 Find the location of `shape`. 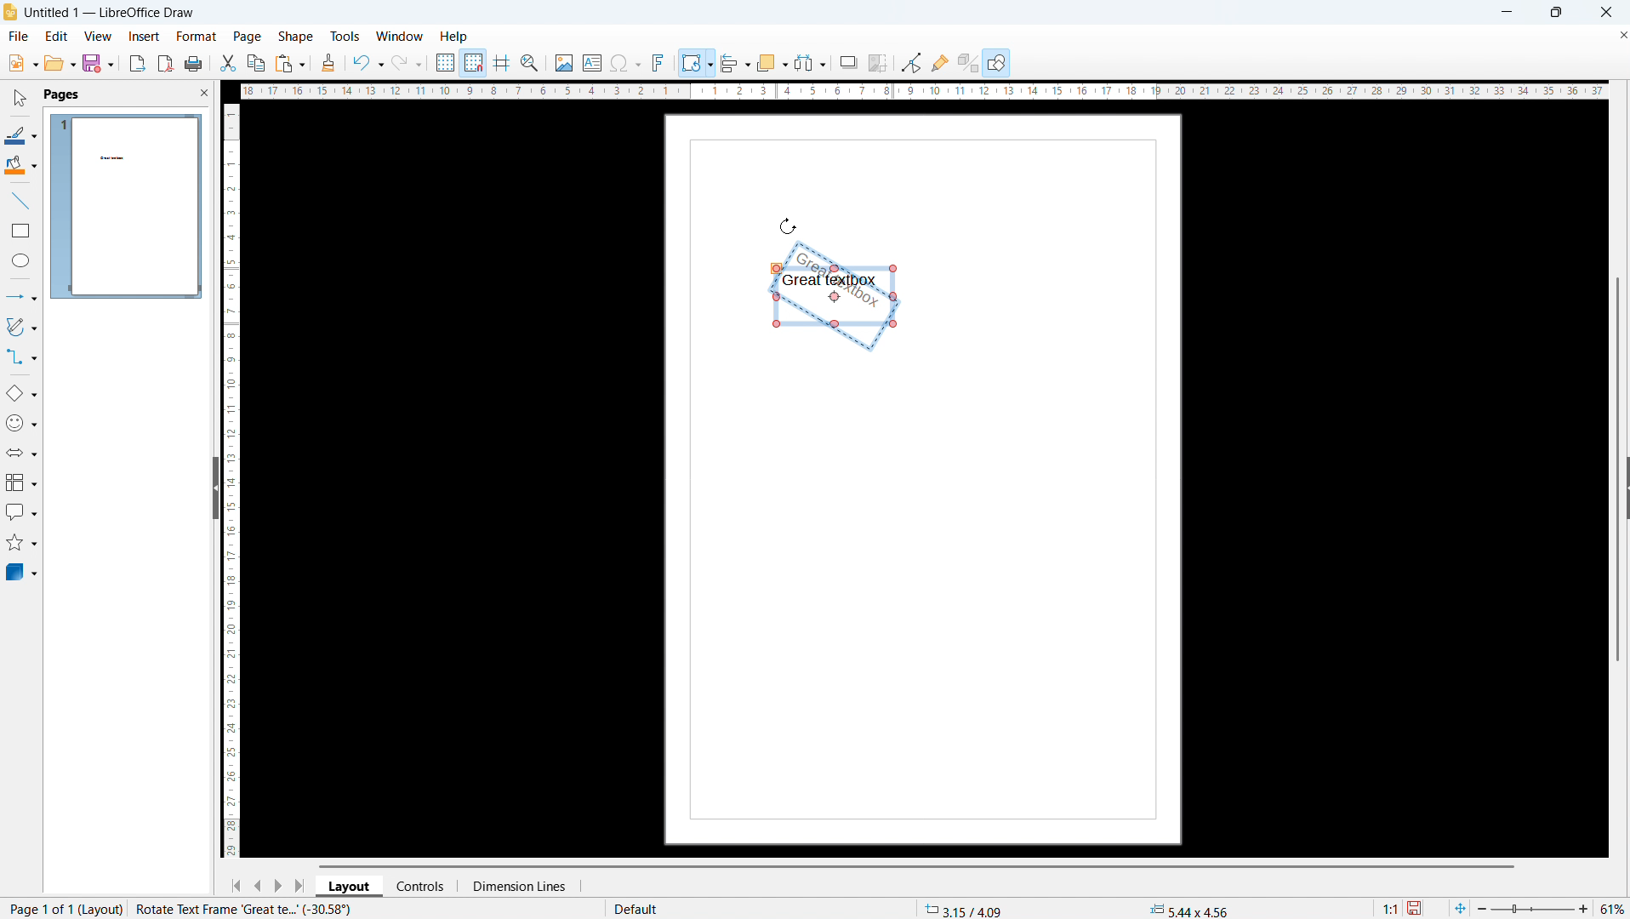

shape is located at coordinates (295, 37).